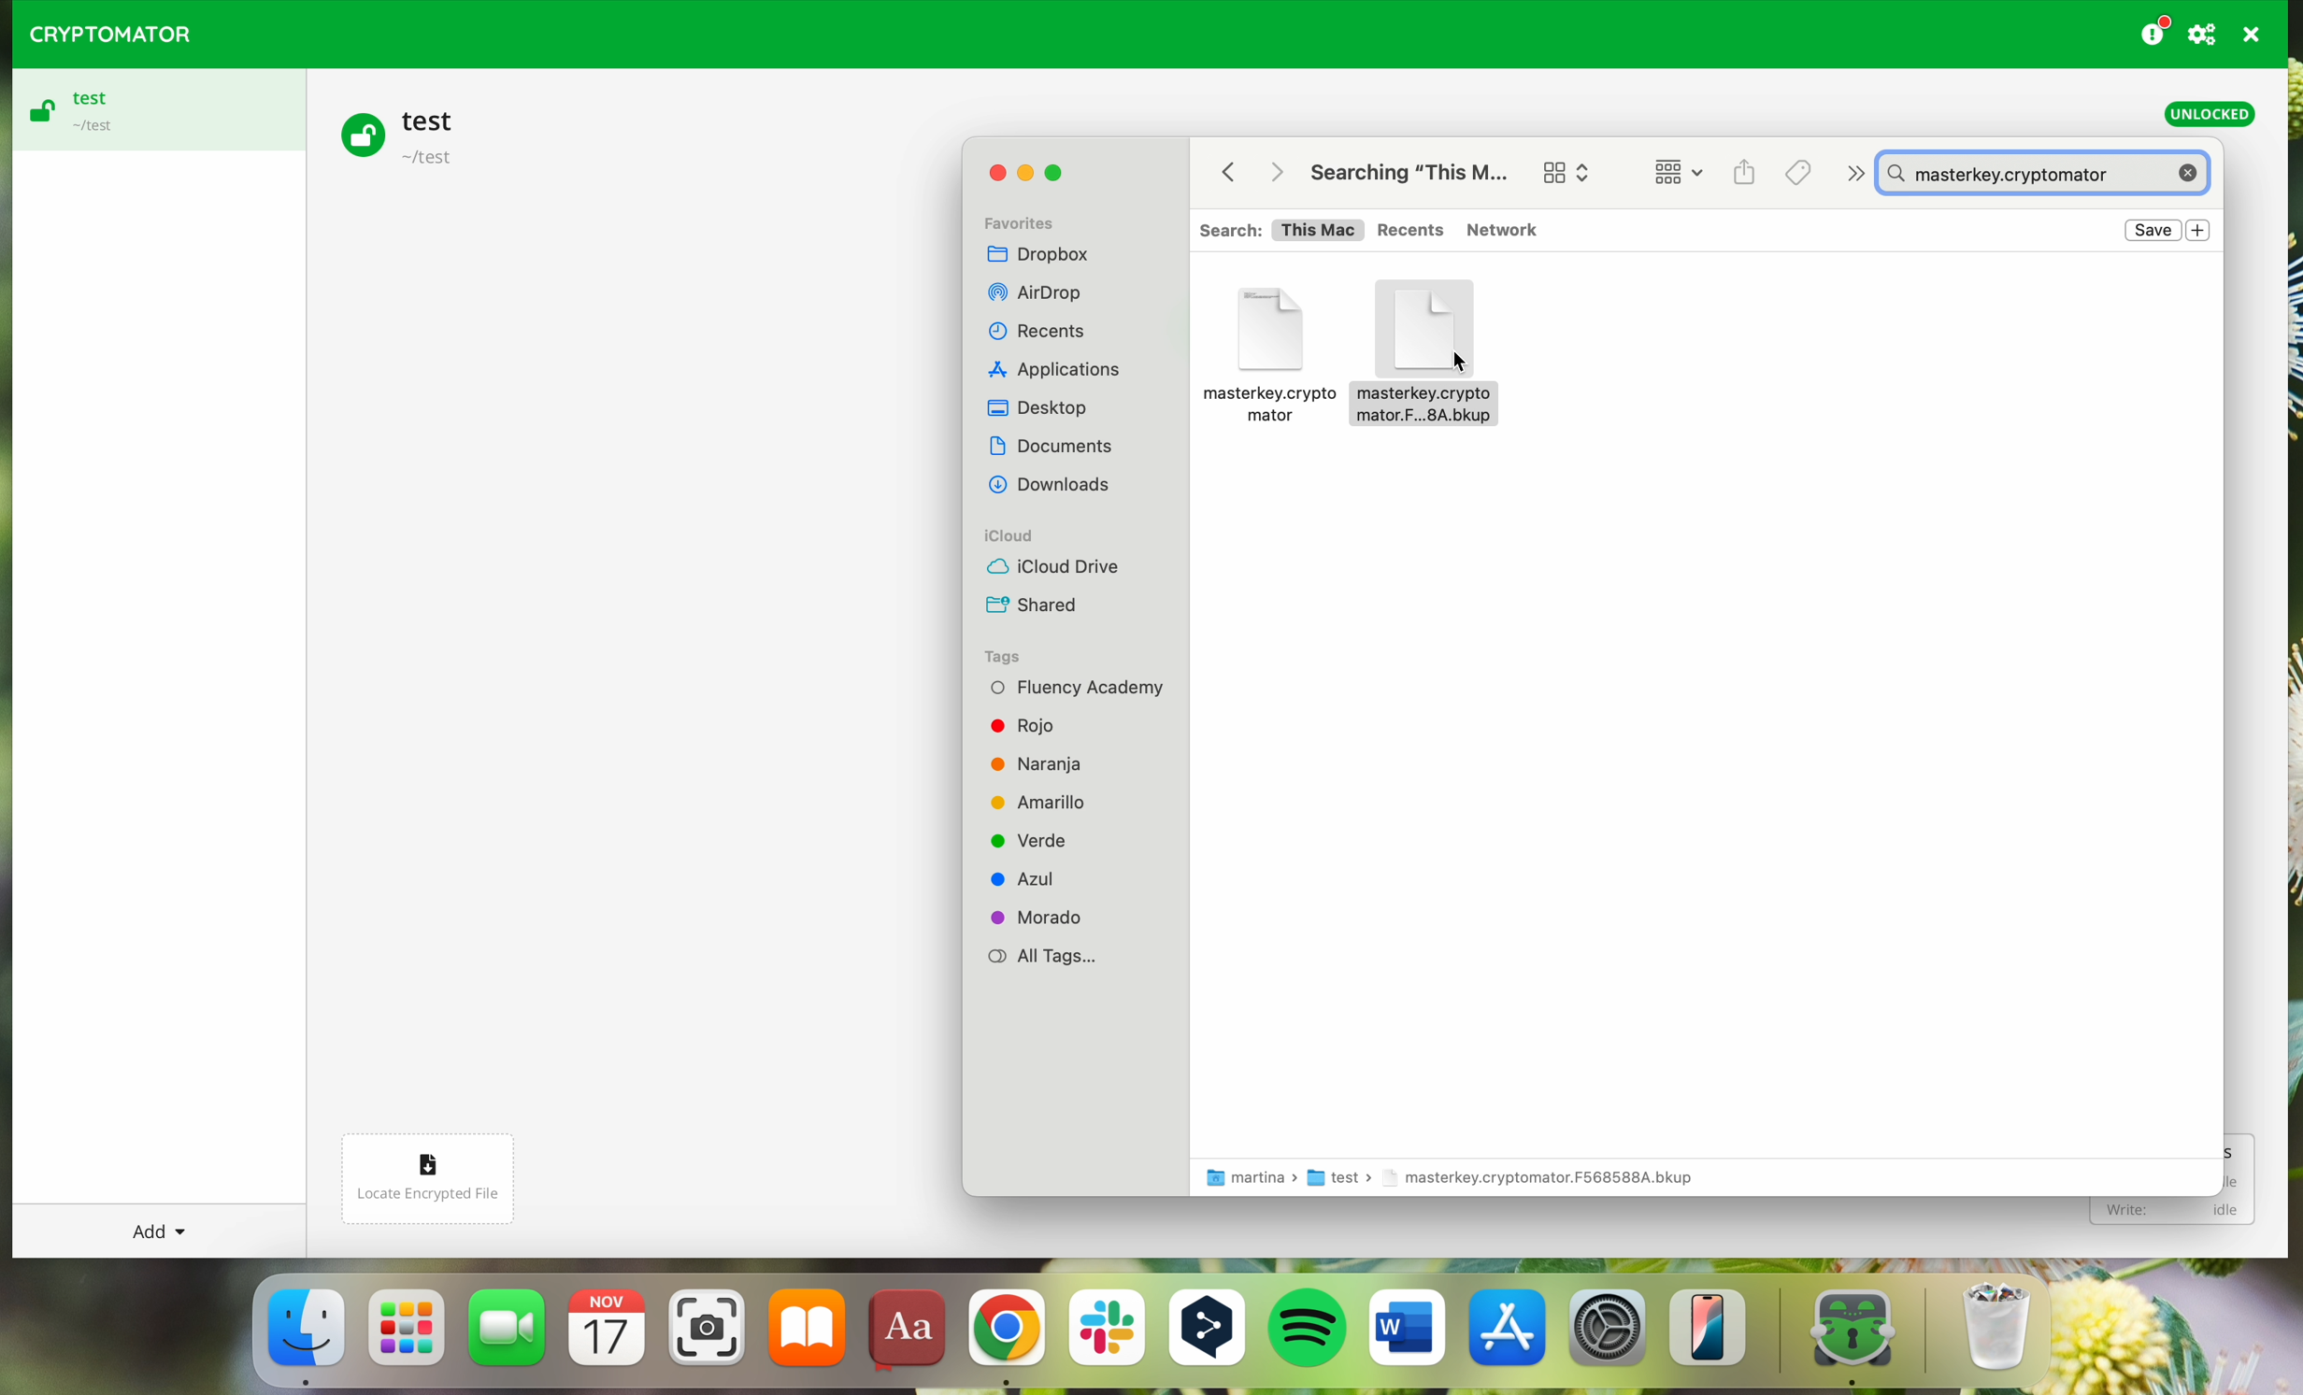  What do you see at coordinates (1037, 606) in the screenshot?
I see `Shared` at bounding box center [1037, 606].